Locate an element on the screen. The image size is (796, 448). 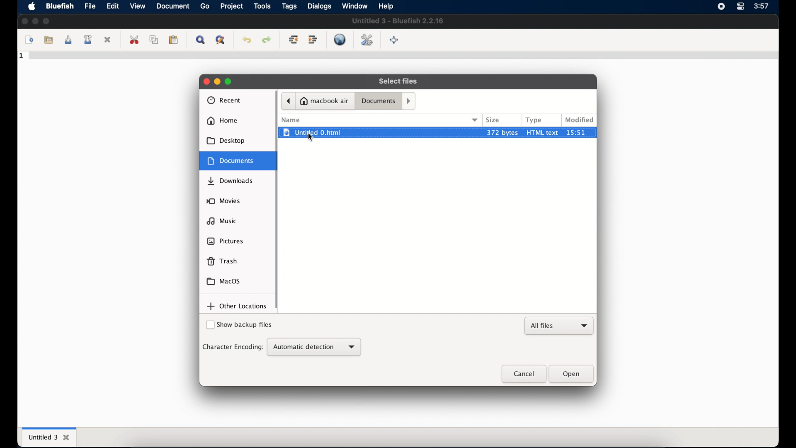
downloads is located at coordinates (231, 181).